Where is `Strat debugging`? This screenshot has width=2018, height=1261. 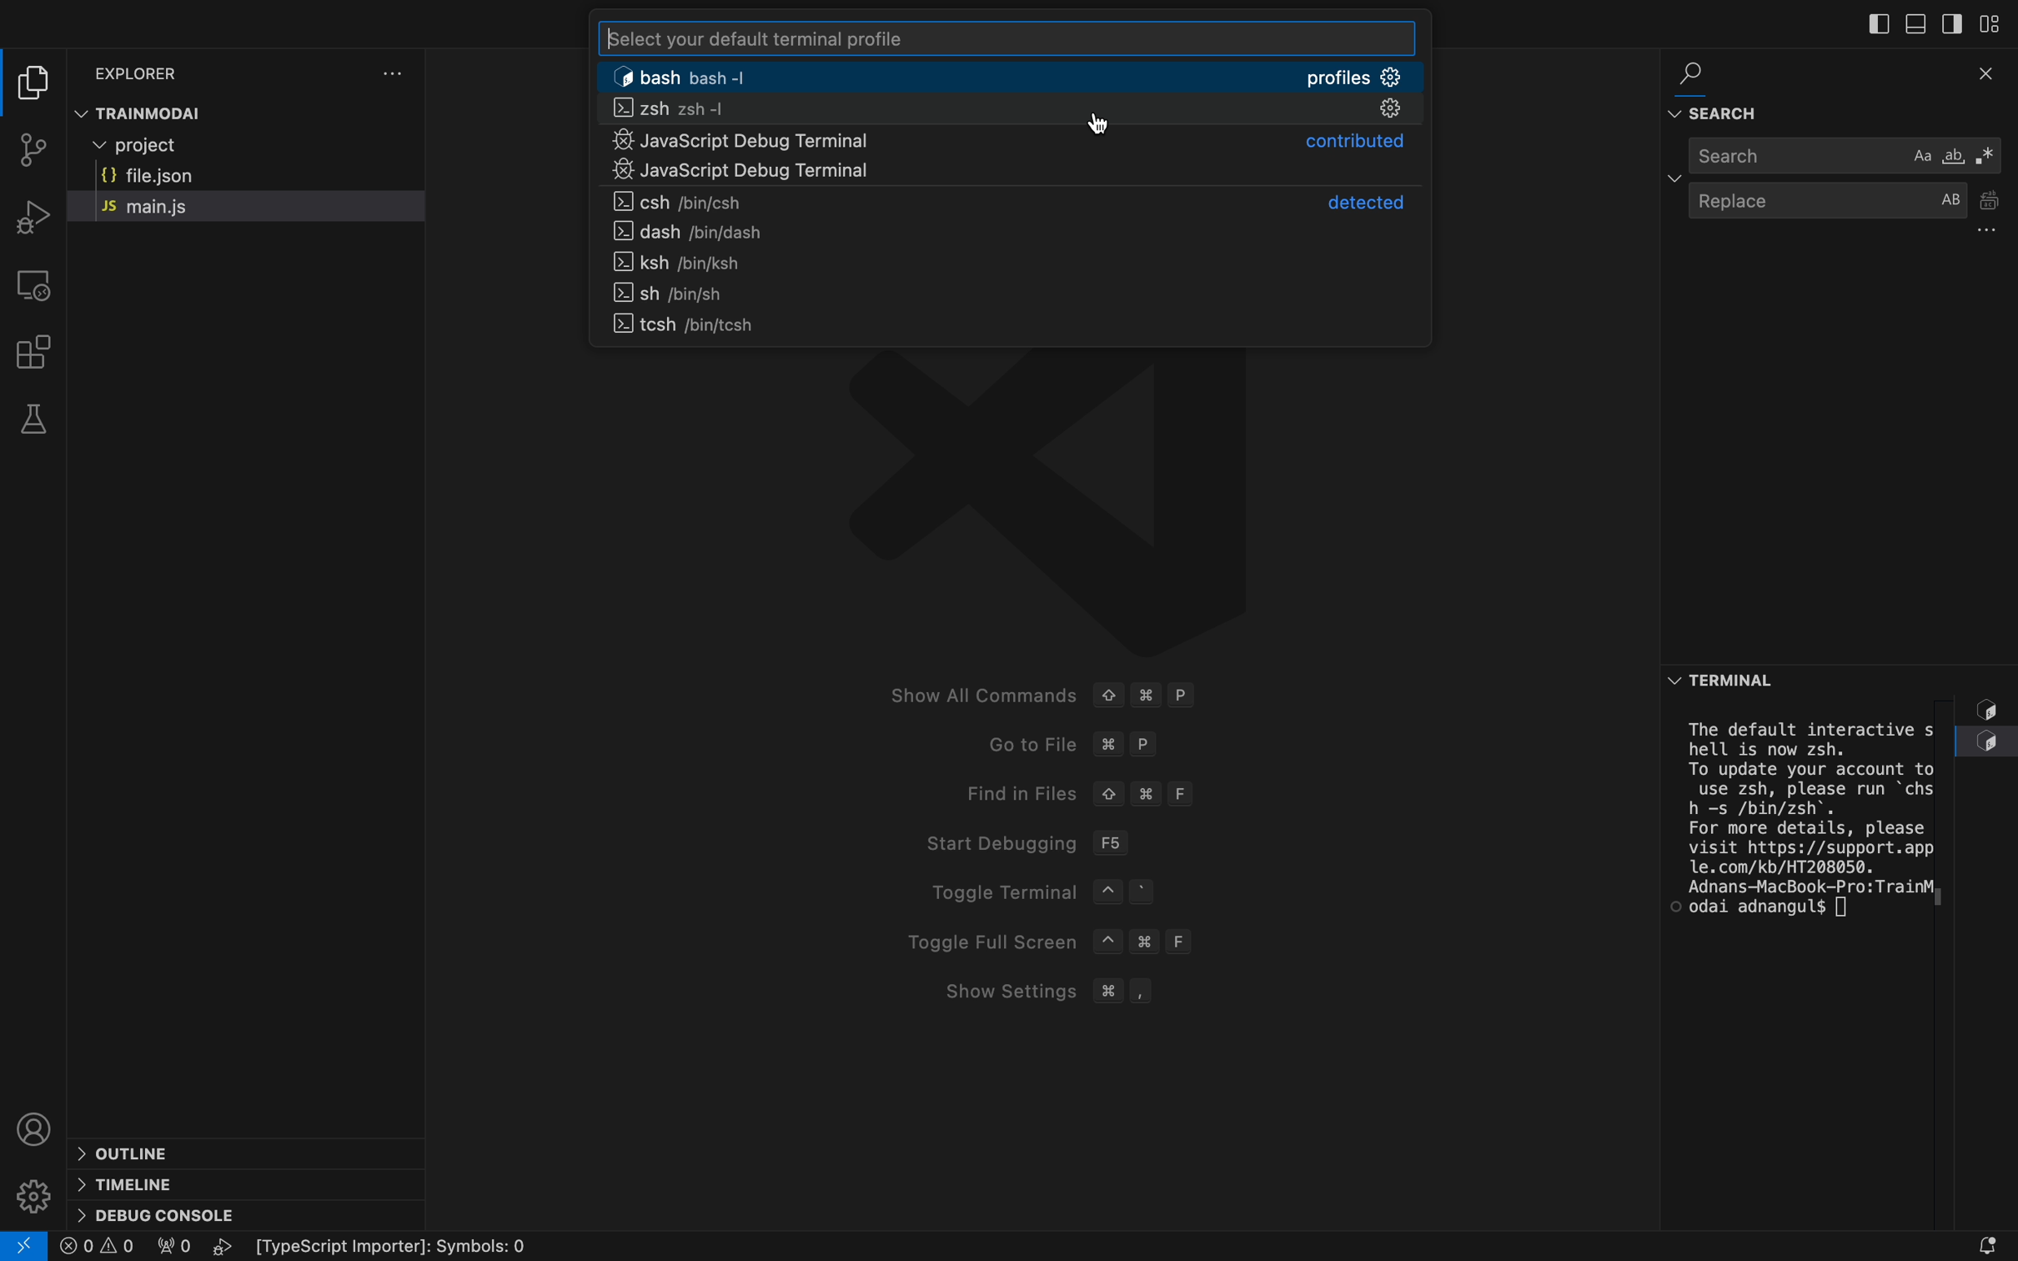 Strat debugging is located at coordinates (1122, 842).